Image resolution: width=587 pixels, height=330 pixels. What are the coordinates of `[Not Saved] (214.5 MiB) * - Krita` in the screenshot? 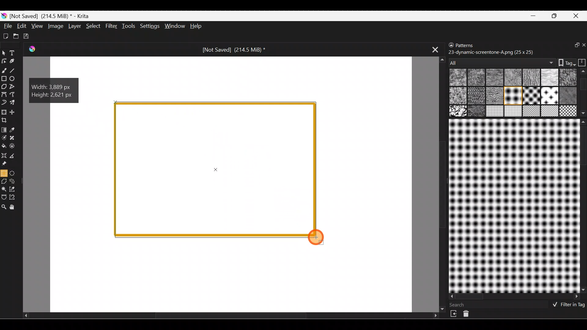 It's located at (52, 16).